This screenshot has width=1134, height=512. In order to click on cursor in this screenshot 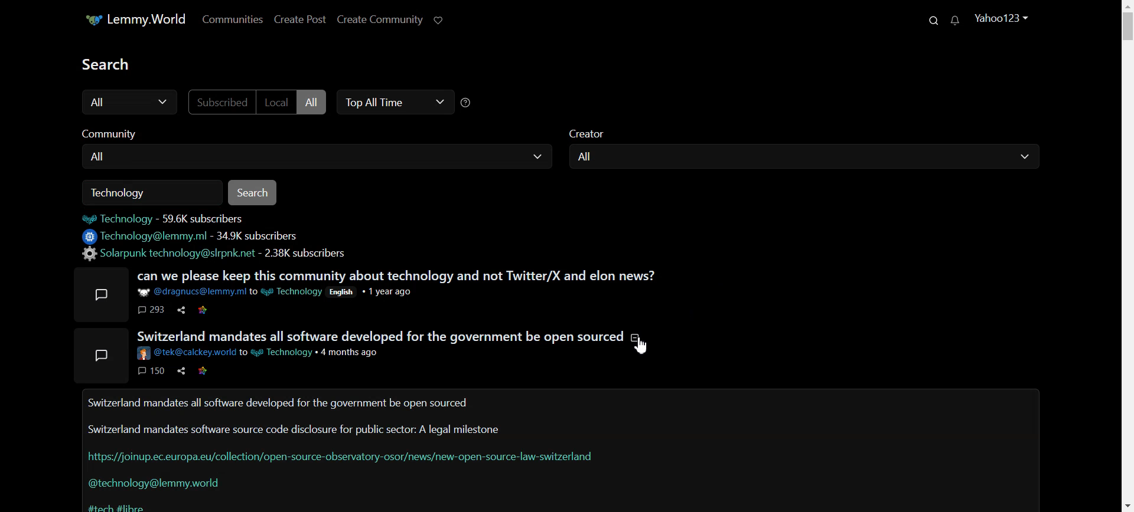, I will do `click(641, 347)`.